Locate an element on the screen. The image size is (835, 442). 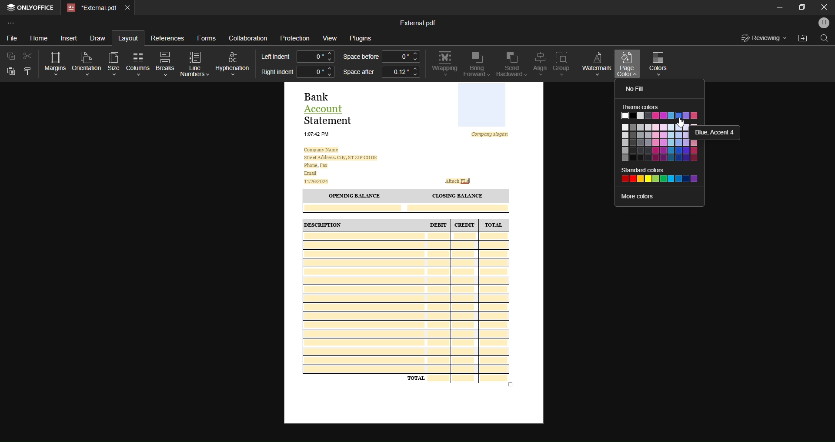
Adjust Space After is located at coordinates (401, 73).